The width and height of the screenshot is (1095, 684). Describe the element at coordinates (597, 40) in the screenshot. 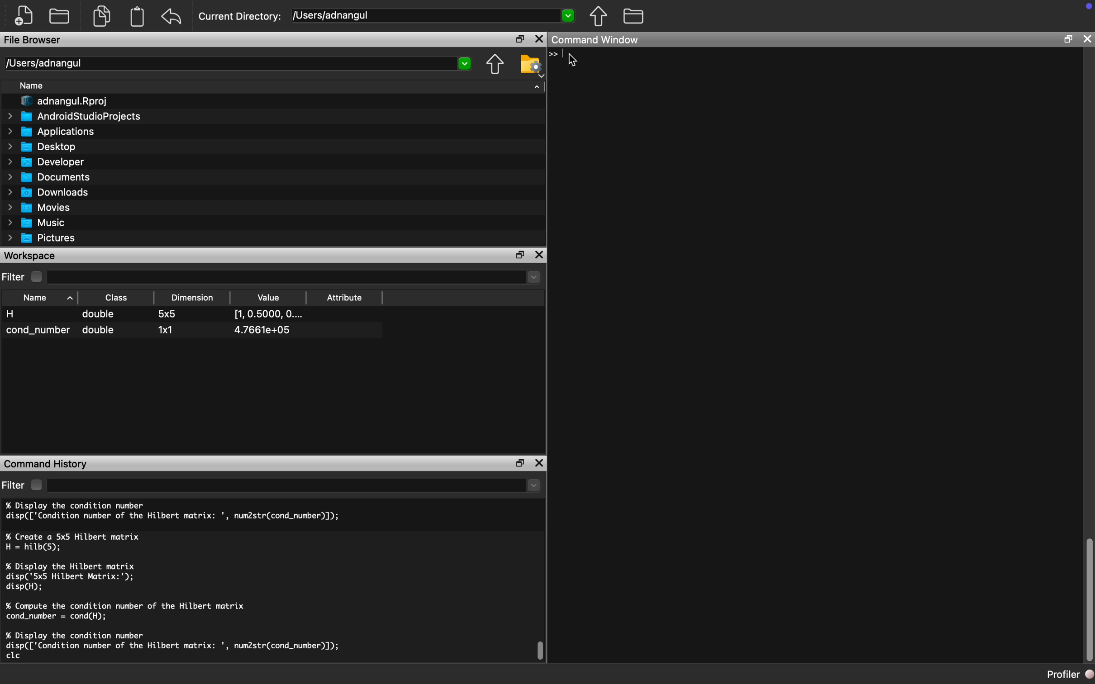

I see `Command Window` at that location.